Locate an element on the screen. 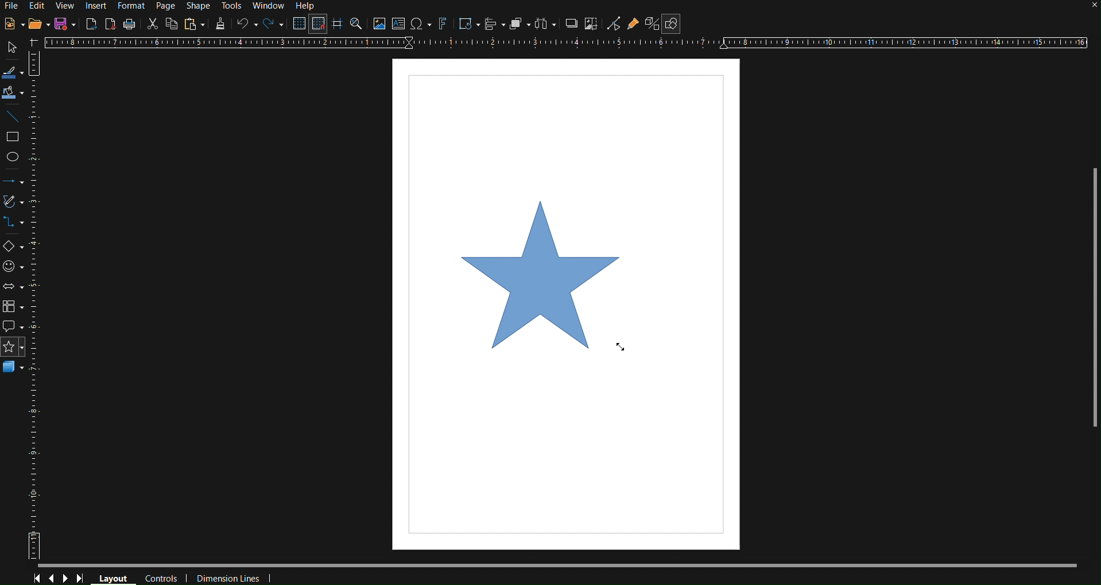 Image resolution: width=1101 pixels, height=585 pixels. Save is located at coordinates (65, 23).